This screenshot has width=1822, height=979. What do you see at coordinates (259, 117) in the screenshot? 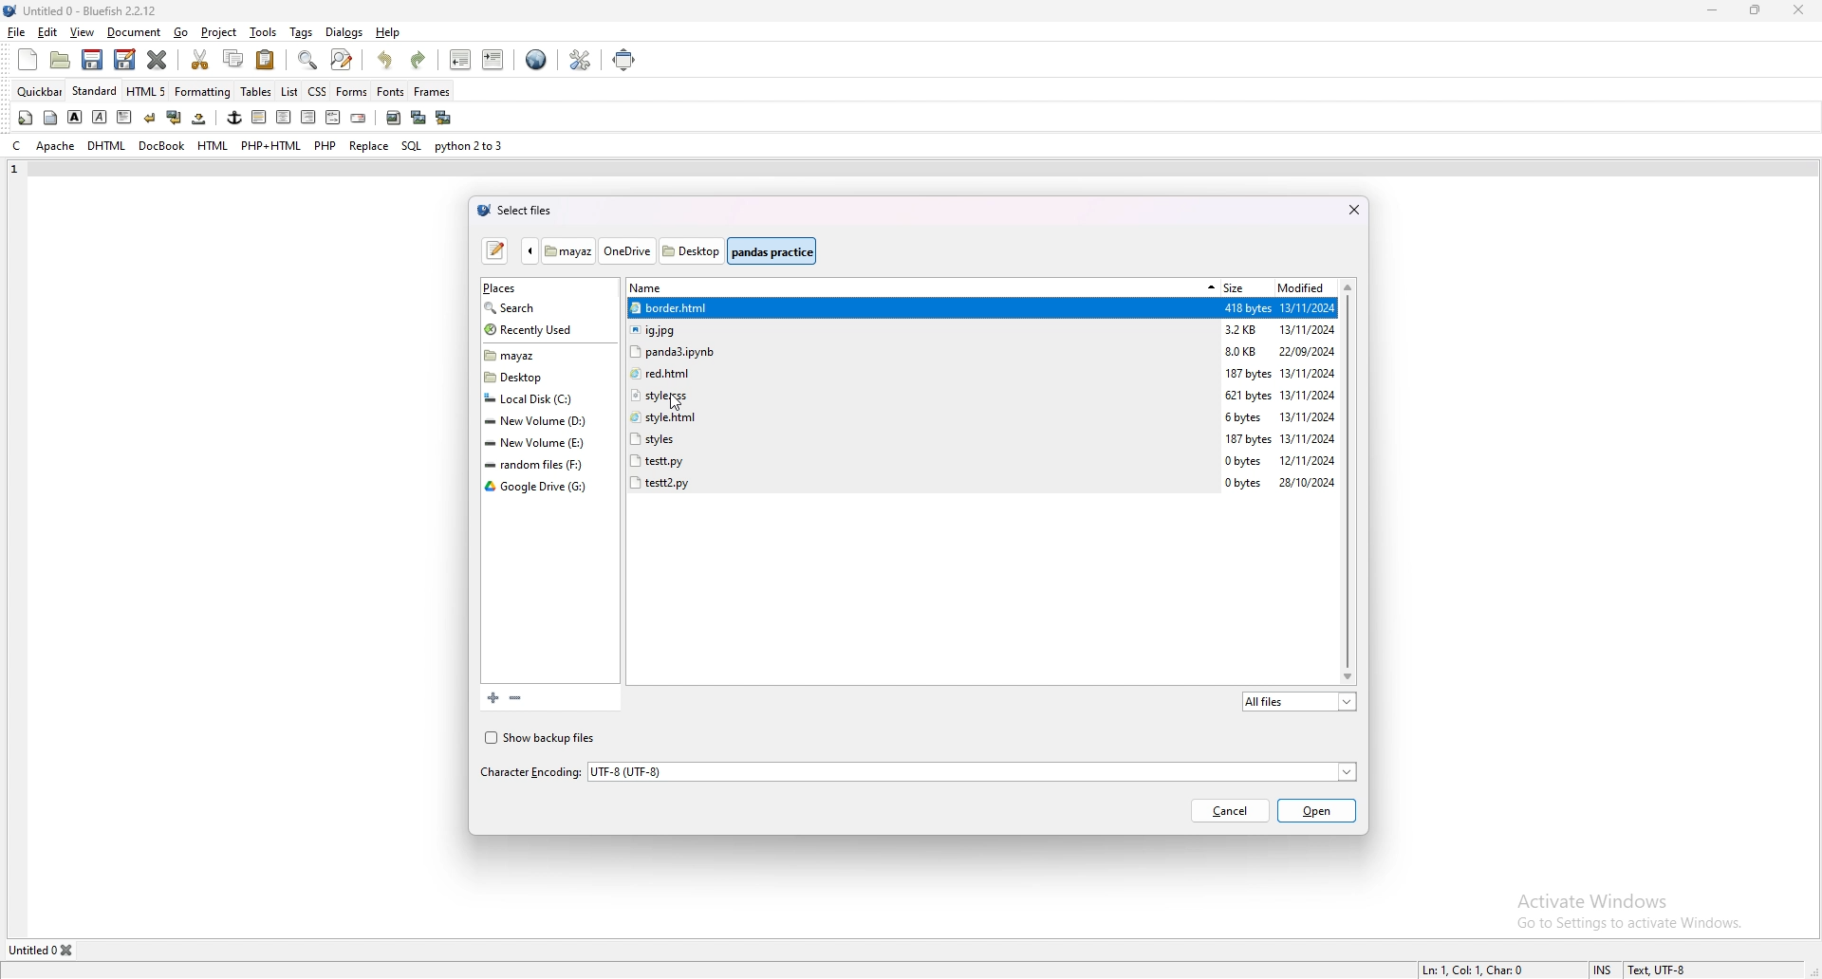
I see `horizontal rule` at bounding box center [259, 117].